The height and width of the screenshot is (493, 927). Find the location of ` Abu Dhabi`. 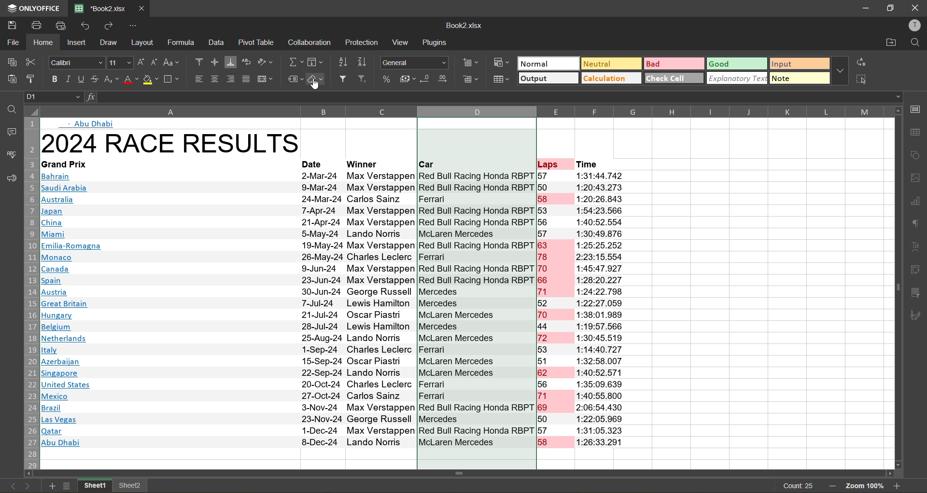

 Abu Dhabi is located at coordinates (92, 124).